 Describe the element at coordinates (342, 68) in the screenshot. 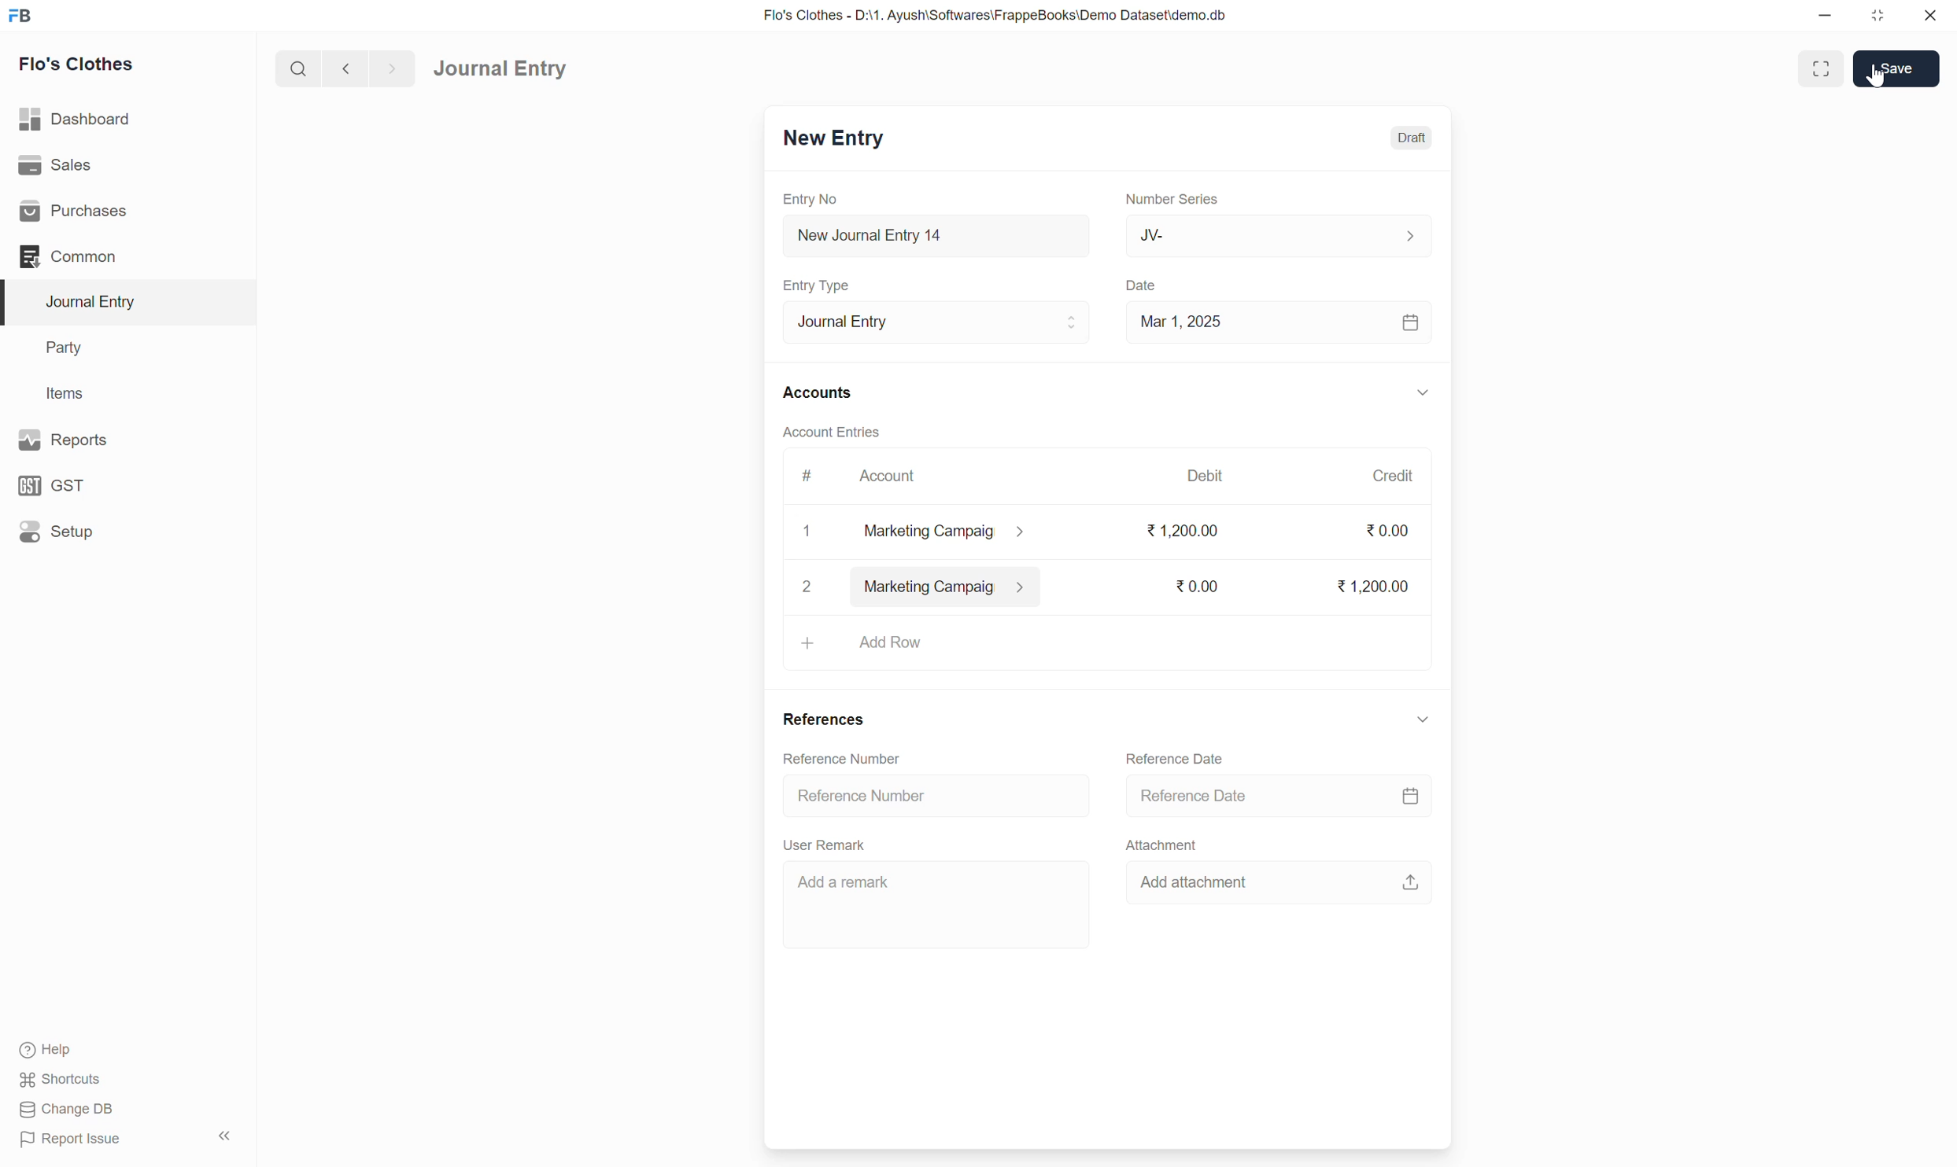

I see `back` at that location.